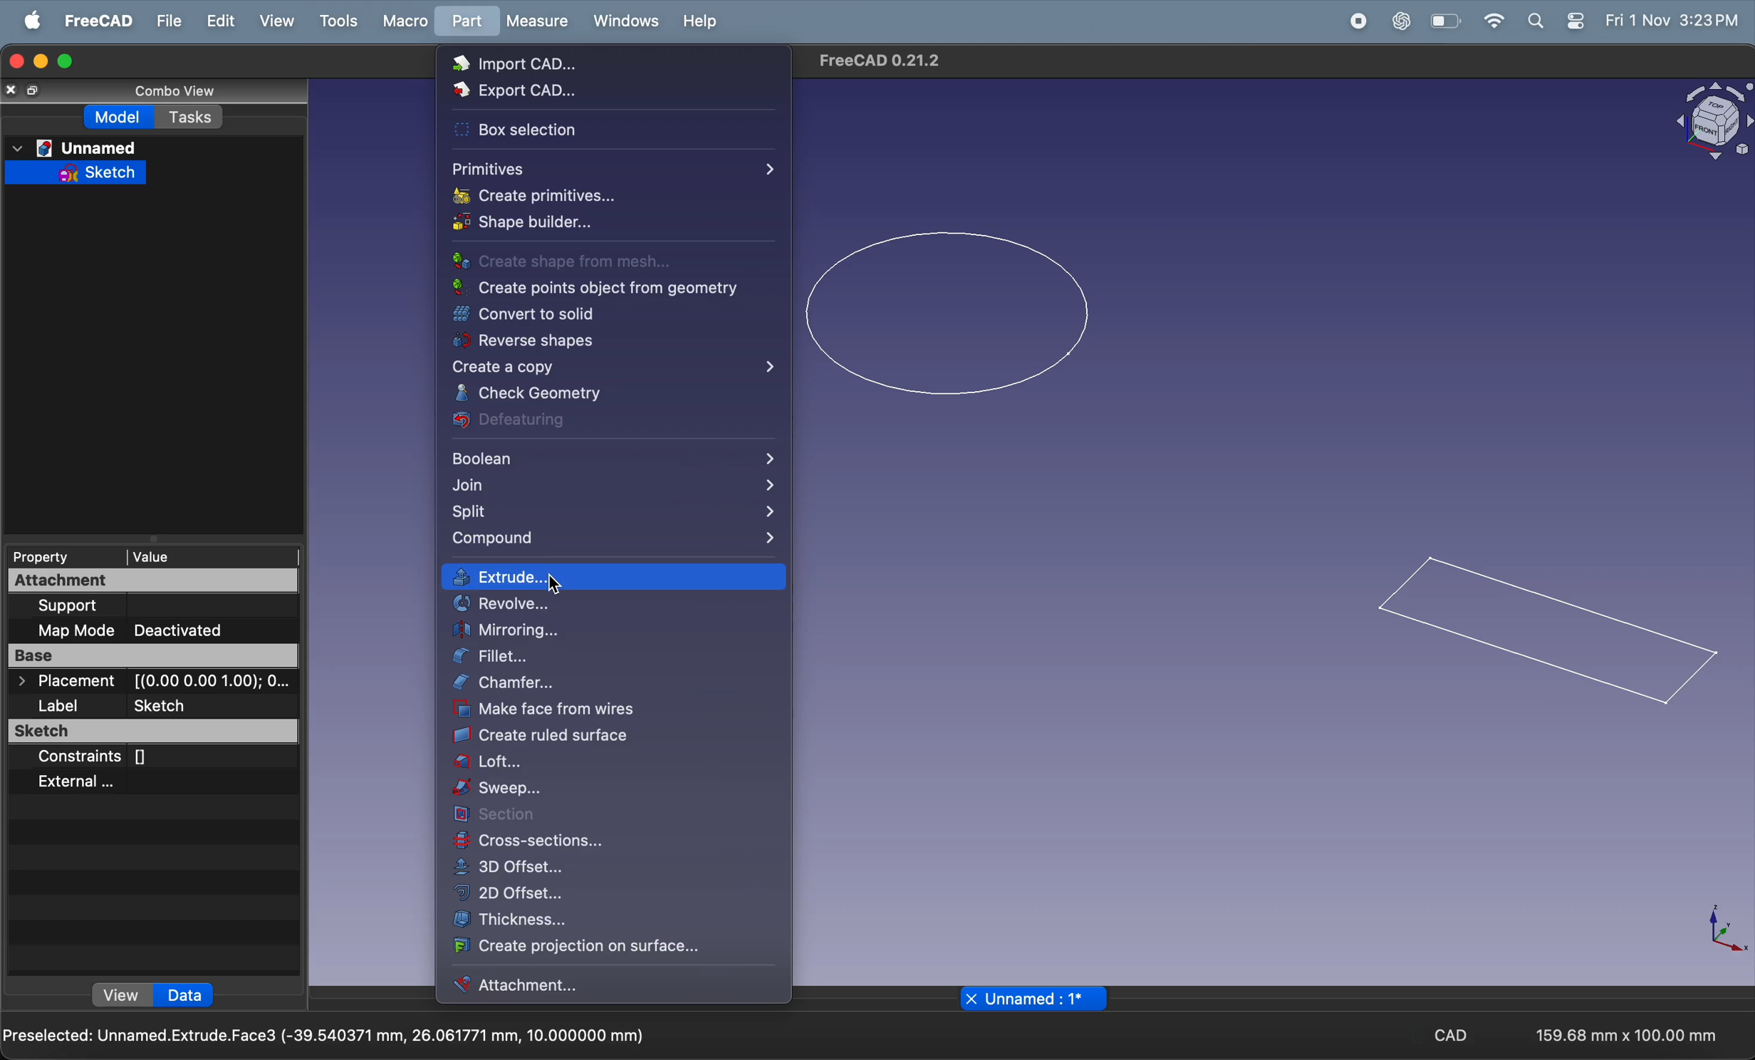 The width and height of the screenshot is (1755, 1060). Describe the element at coordinates (575, 841) in the screenshot. I see `Cross-sections...` at that location.